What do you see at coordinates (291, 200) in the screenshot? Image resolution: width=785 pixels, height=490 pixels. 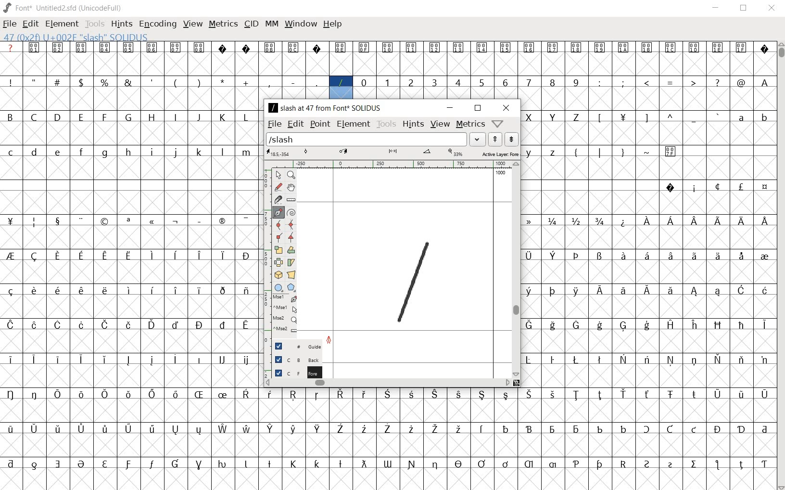 I see `measure a distance, angle between points` at bounding box center [291, 200].